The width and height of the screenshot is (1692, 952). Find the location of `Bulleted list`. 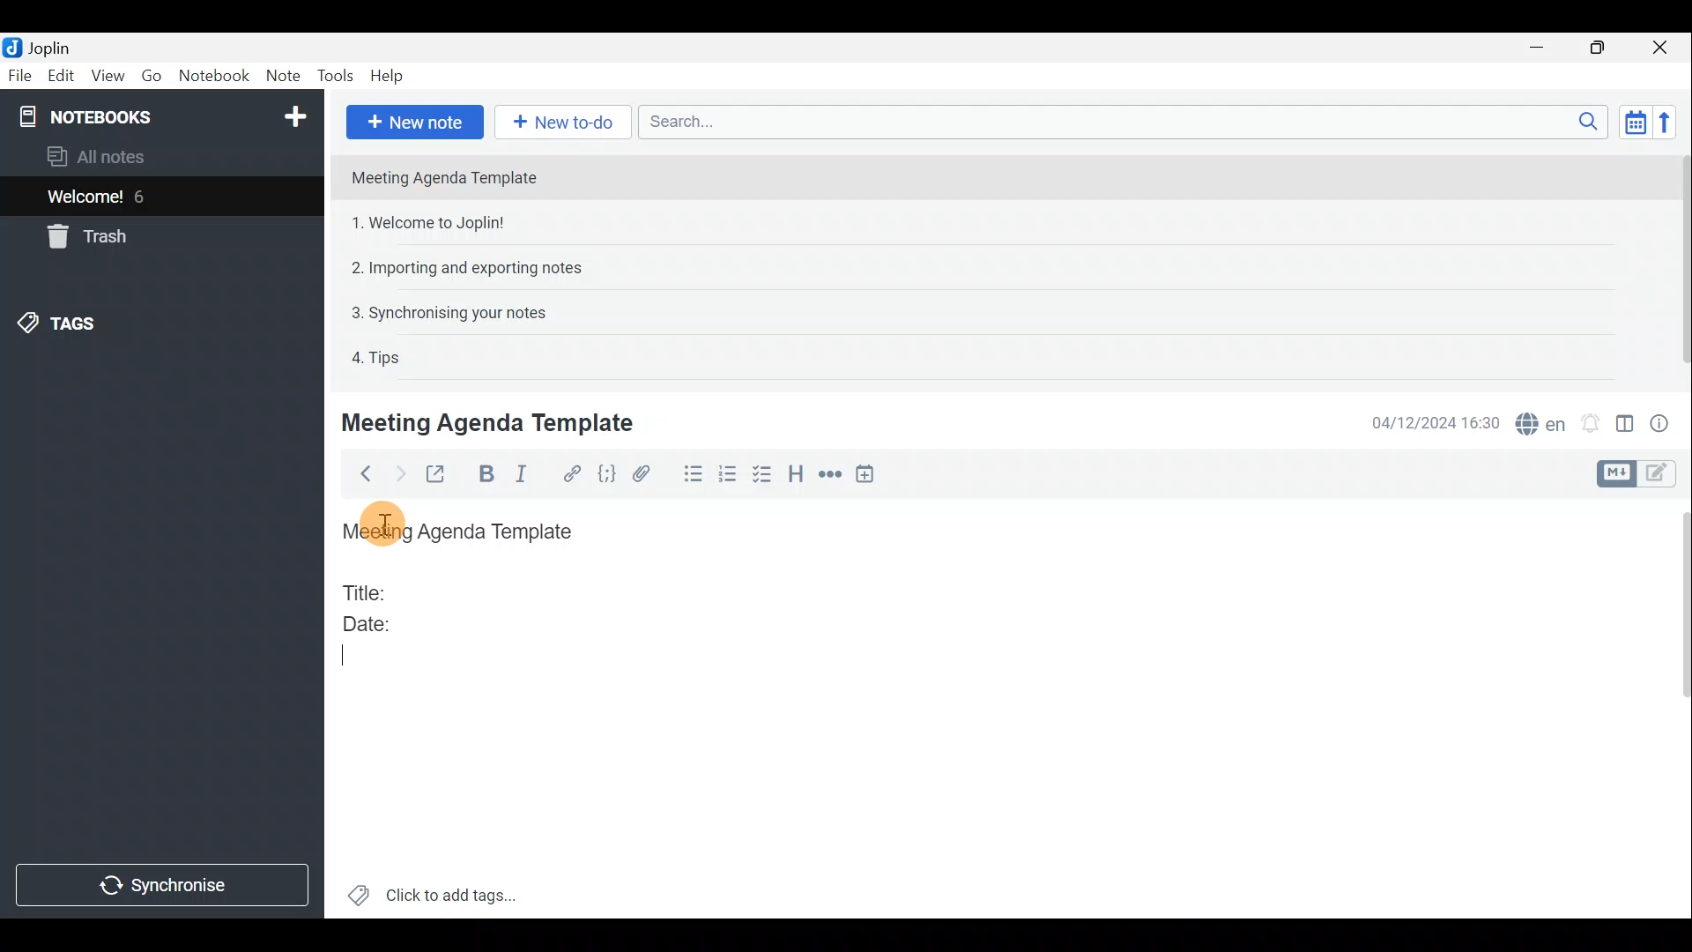

Bulleted list is located at coordinates (692, 474).